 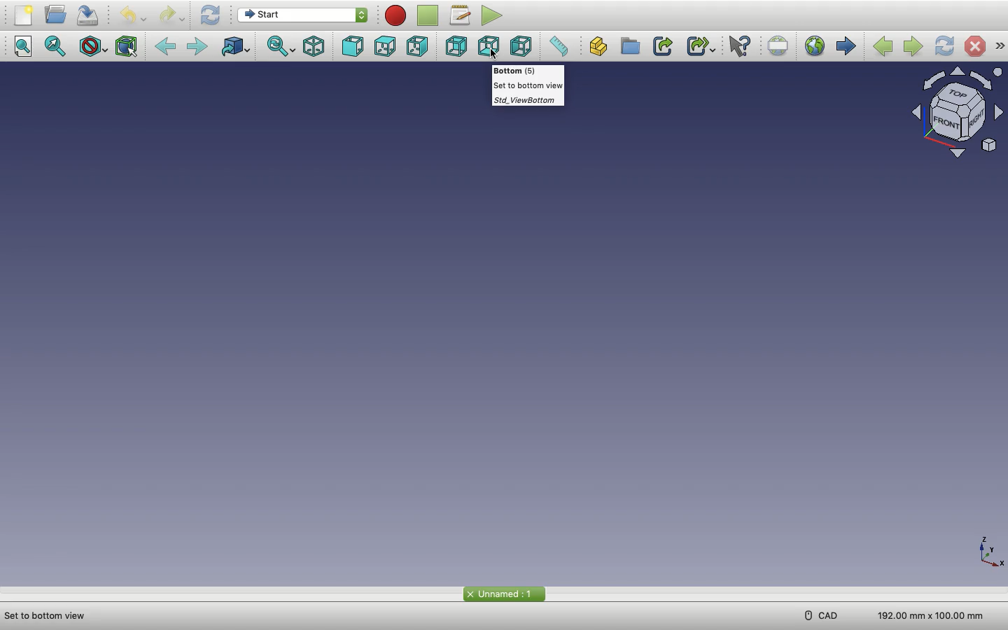 I want to click on Axis, so click(x=988, y=553).